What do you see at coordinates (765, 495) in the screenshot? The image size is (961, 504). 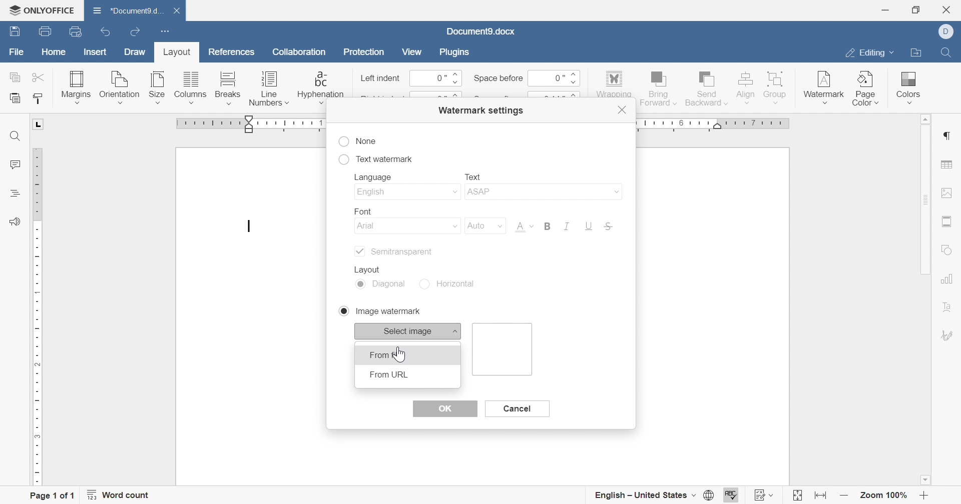 I see `track changes` at bounding box center [765, 495].